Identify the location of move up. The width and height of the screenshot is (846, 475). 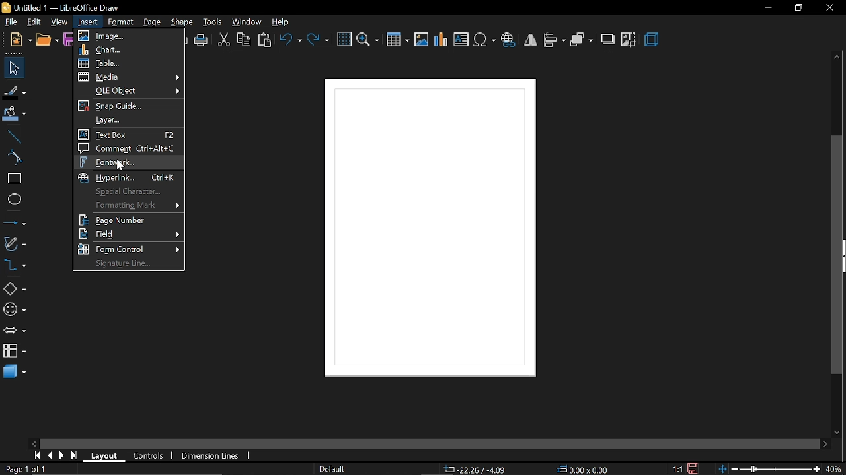
(838, 58).